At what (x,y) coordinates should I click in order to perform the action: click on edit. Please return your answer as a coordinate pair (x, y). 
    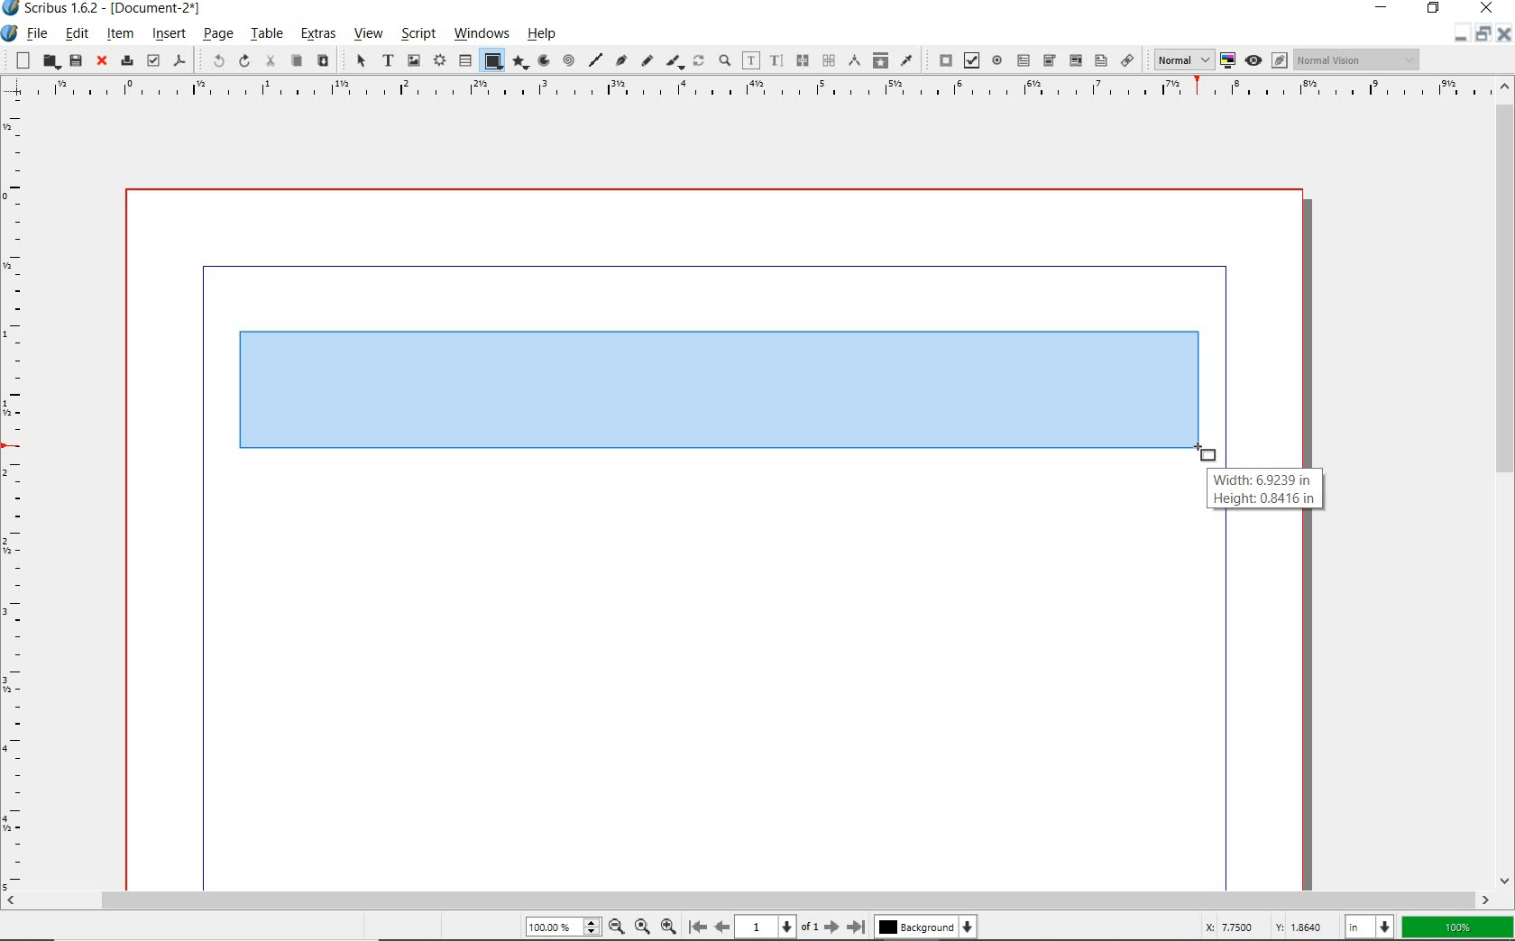
    Looking at the image, I should click on (78, 33).